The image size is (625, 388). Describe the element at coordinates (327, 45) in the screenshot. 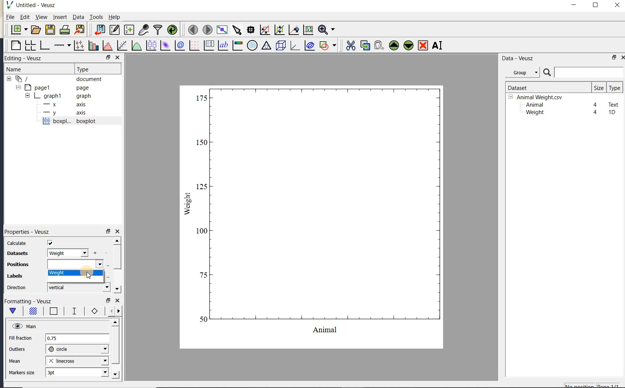

I see `add a shape to the plot` at that location.